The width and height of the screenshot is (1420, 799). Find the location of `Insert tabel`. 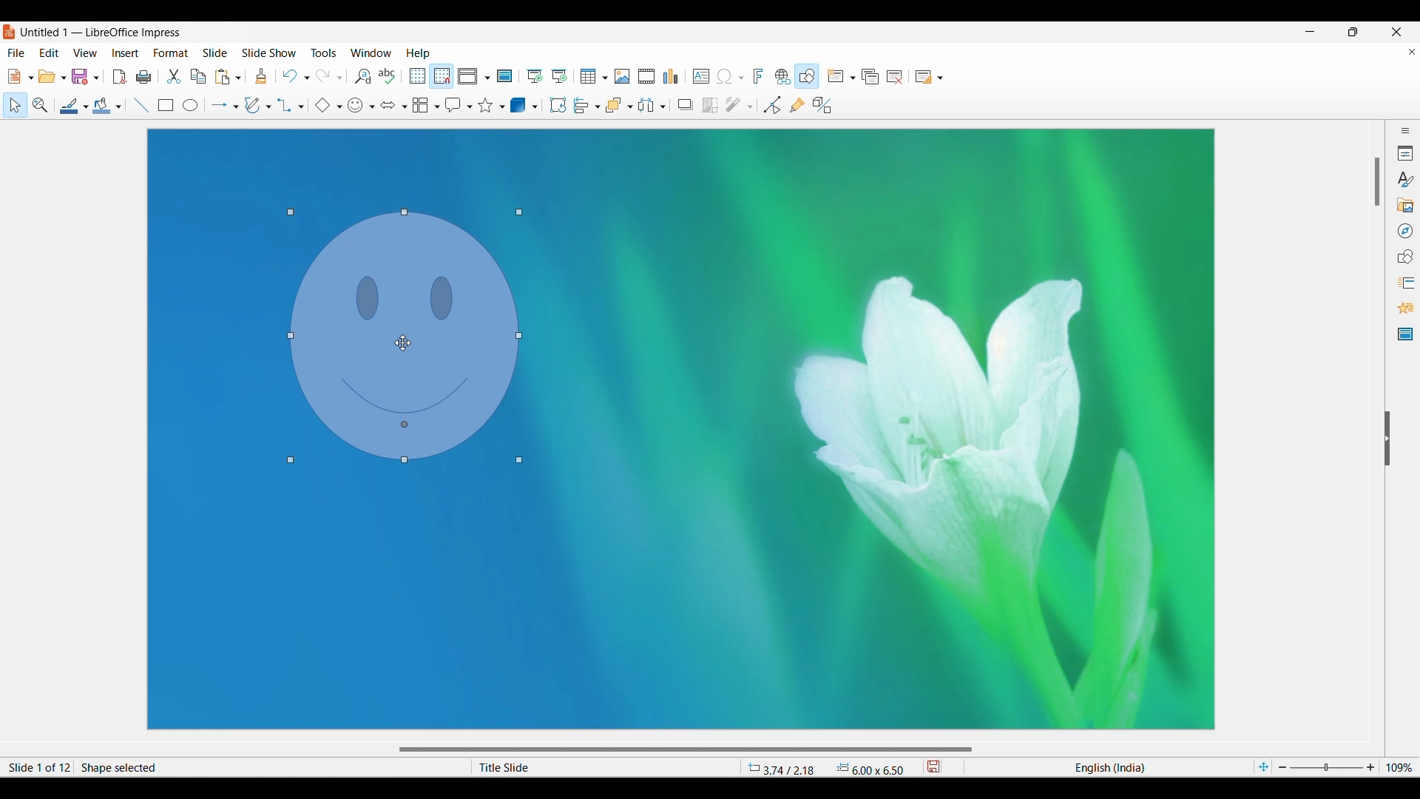

Insert tabel is located at coordinates (594, 76).